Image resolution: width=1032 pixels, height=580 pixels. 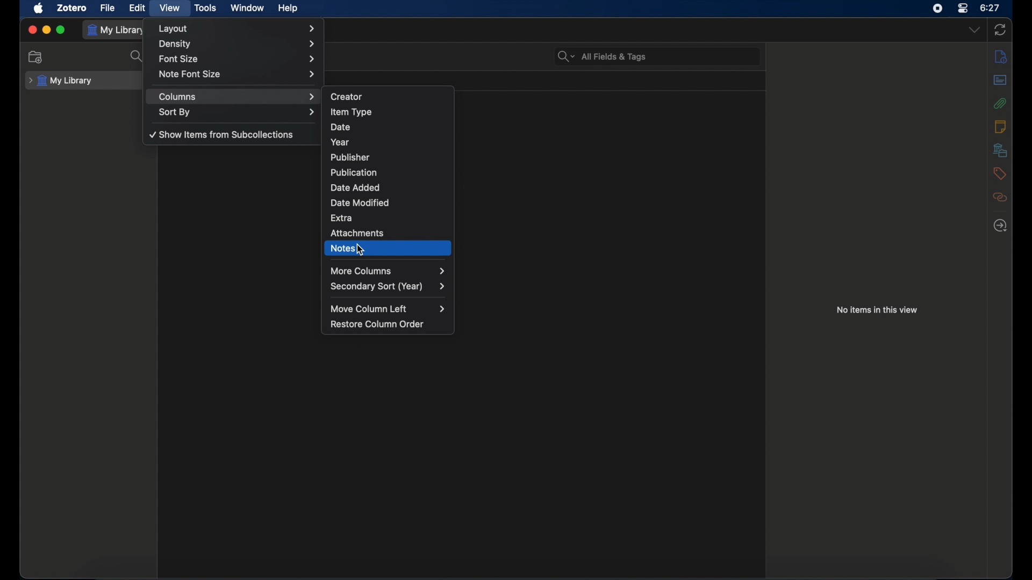 I want to click on view, so click(x=170, y=7).